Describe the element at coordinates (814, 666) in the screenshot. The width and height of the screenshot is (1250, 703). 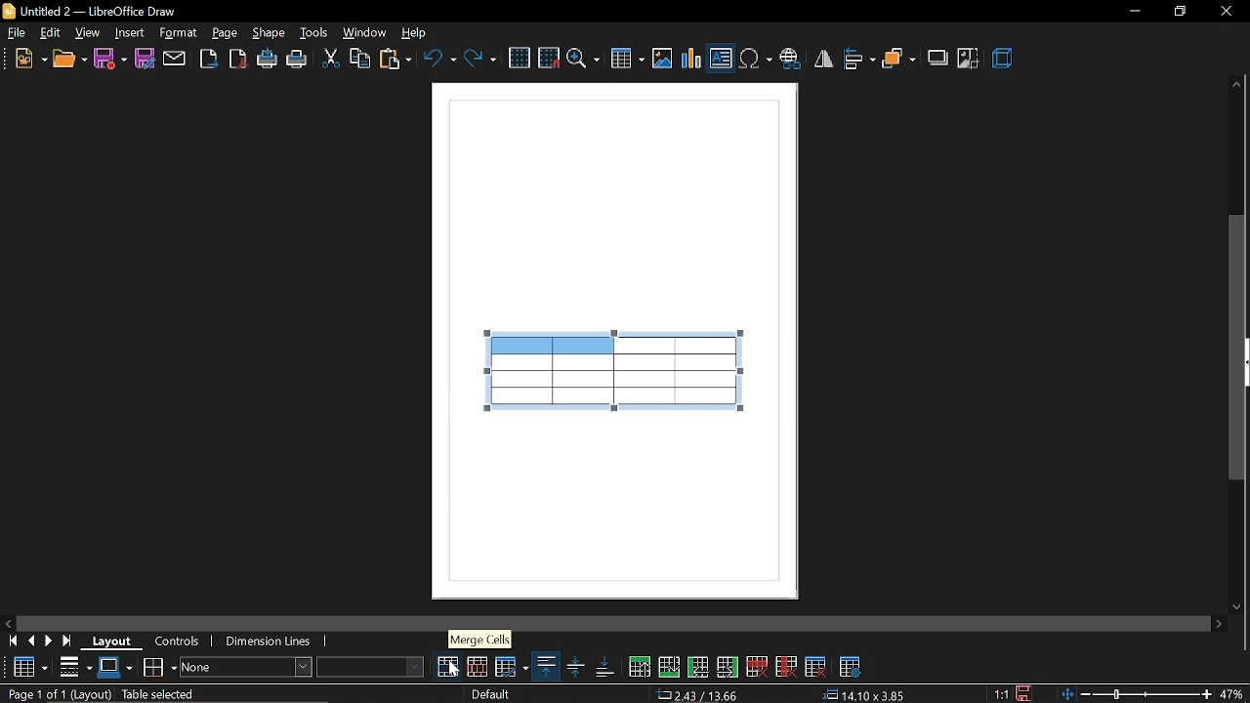
I see `delete table` at that location.